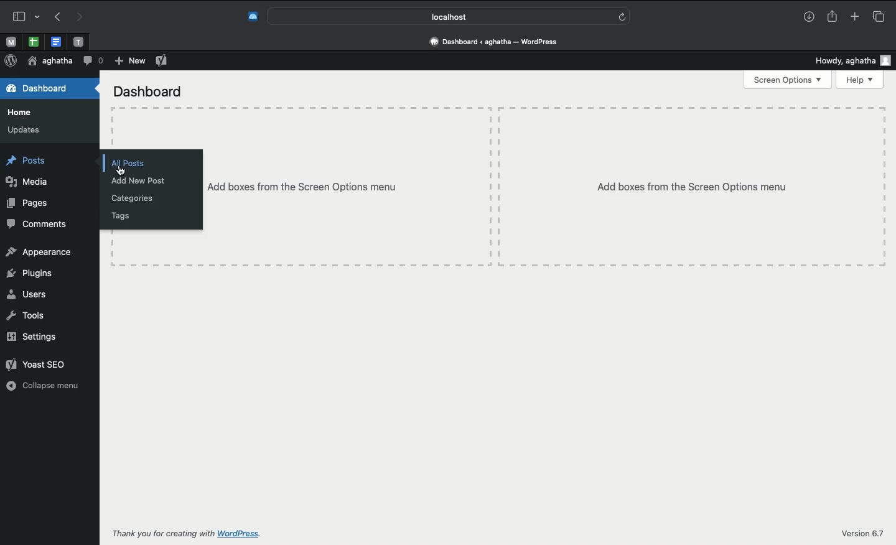 The width and height of the screenshot is (896, 545). I want to click on Settings, so click(34, 337).